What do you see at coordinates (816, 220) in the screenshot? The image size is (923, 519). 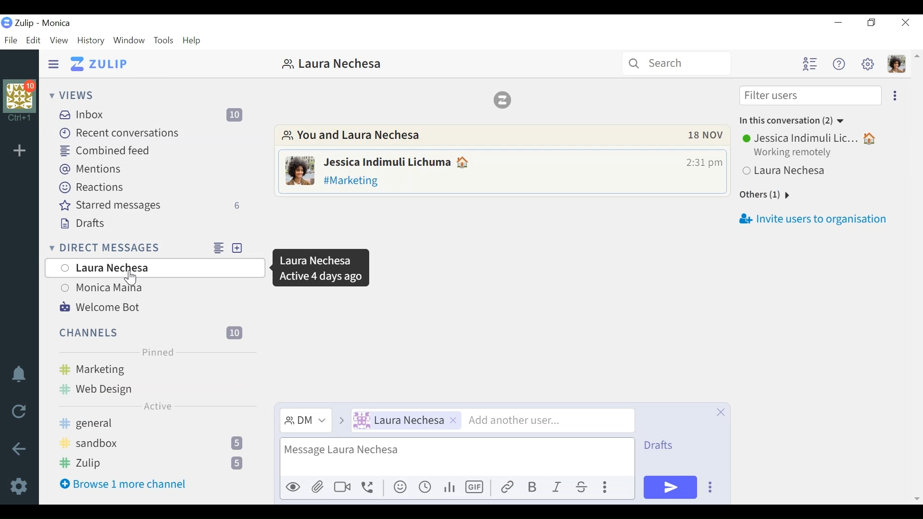 I see `Invite users to organisation` at bounding box center [816, 220].